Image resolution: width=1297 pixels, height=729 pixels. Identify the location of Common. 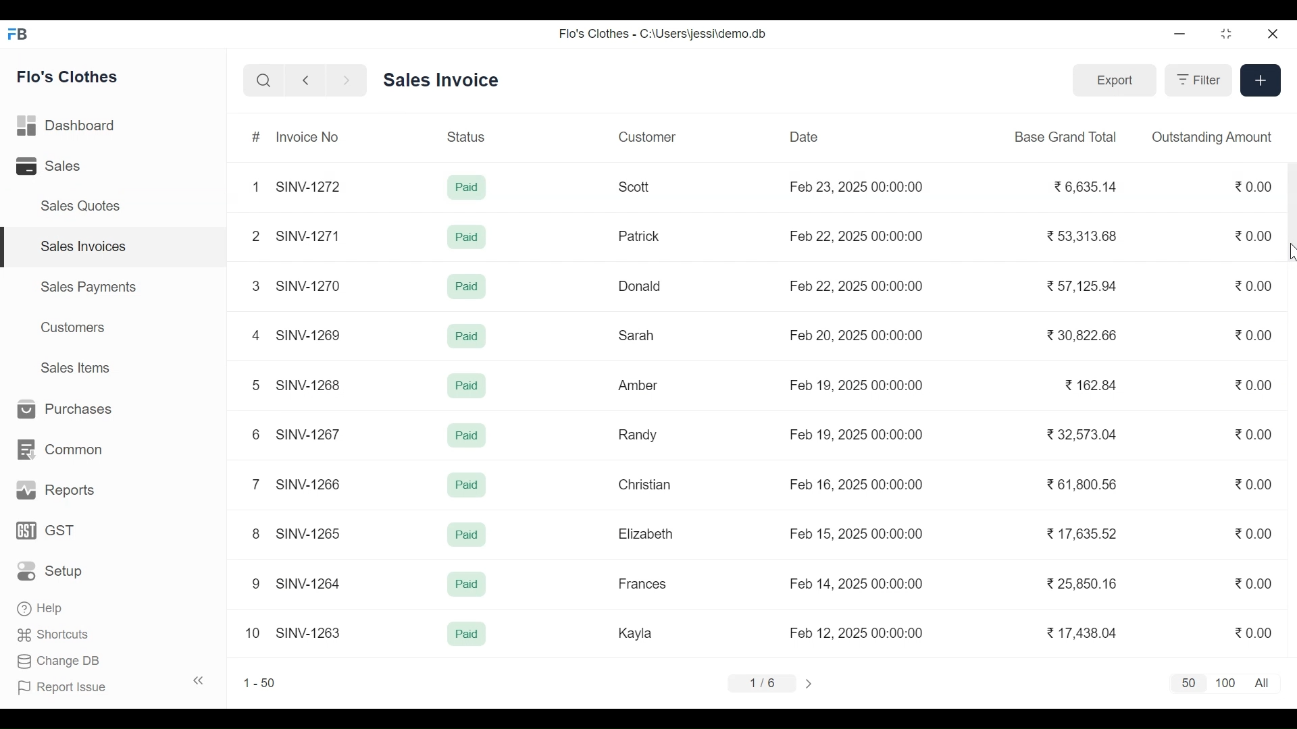
(57, 450).